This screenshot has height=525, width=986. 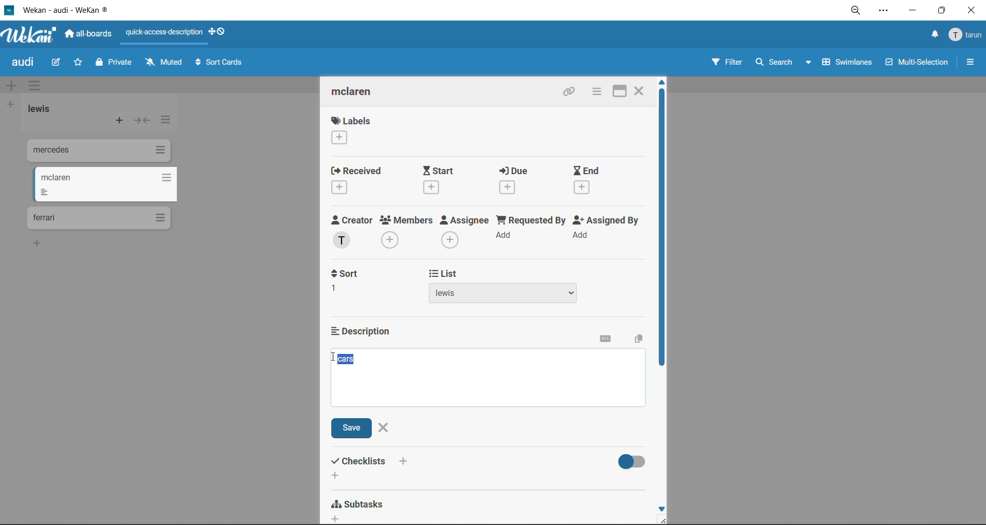 I want to click on save, so click(x=353, y=428).